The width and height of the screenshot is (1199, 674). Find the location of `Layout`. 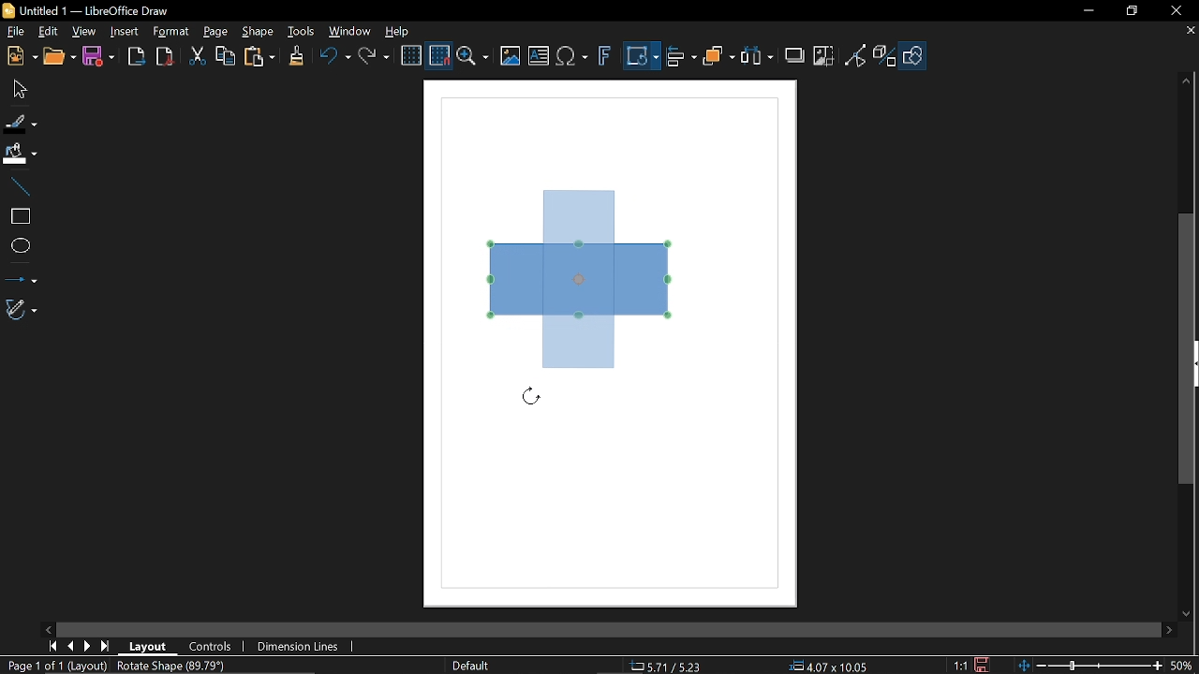

Layout is located at coordinates (148, 645).